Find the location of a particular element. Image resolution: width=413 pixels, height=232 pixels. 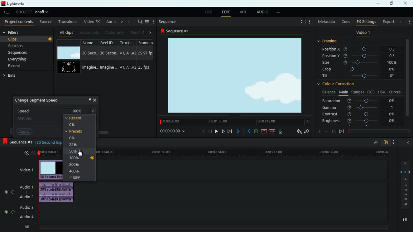

audio 2 is located at coordinates (26, 197).